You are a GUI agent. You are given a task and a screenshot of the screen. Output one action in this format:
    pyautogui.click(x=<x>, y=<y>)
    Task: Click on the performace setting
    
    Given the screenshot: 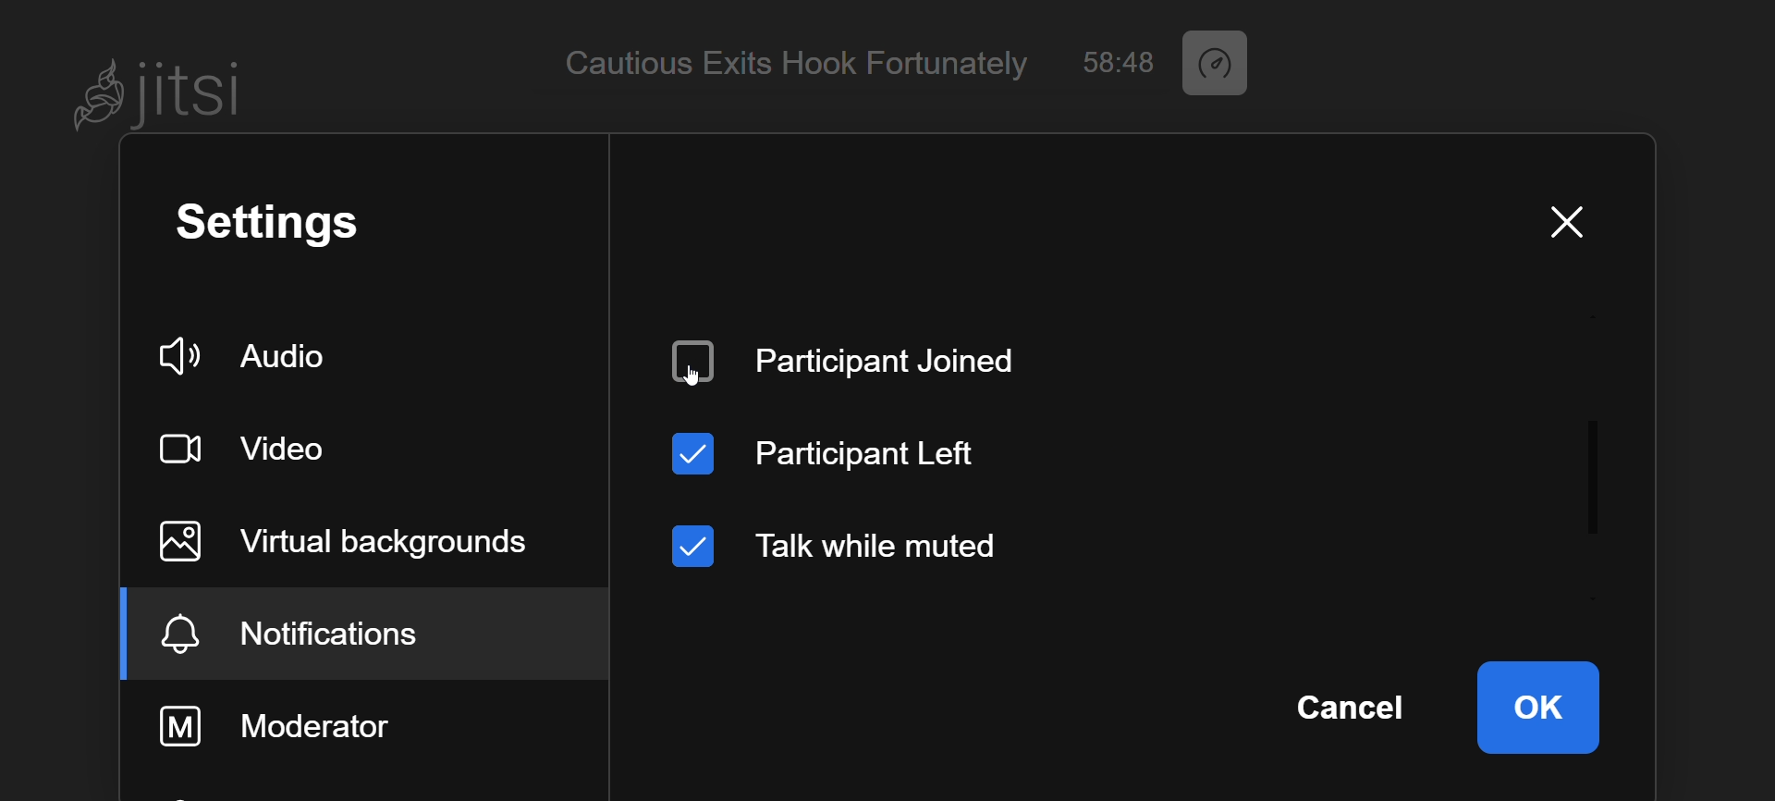 What is the action you would take?
    pyautogui.click(x=1222, y=64)
    